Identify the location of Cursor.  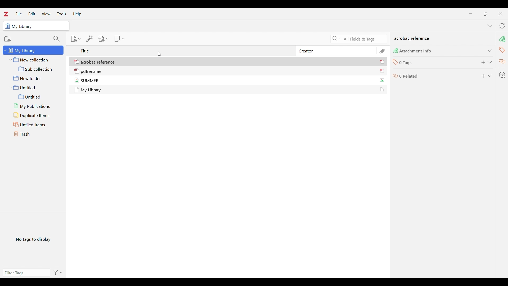
(159, 54).